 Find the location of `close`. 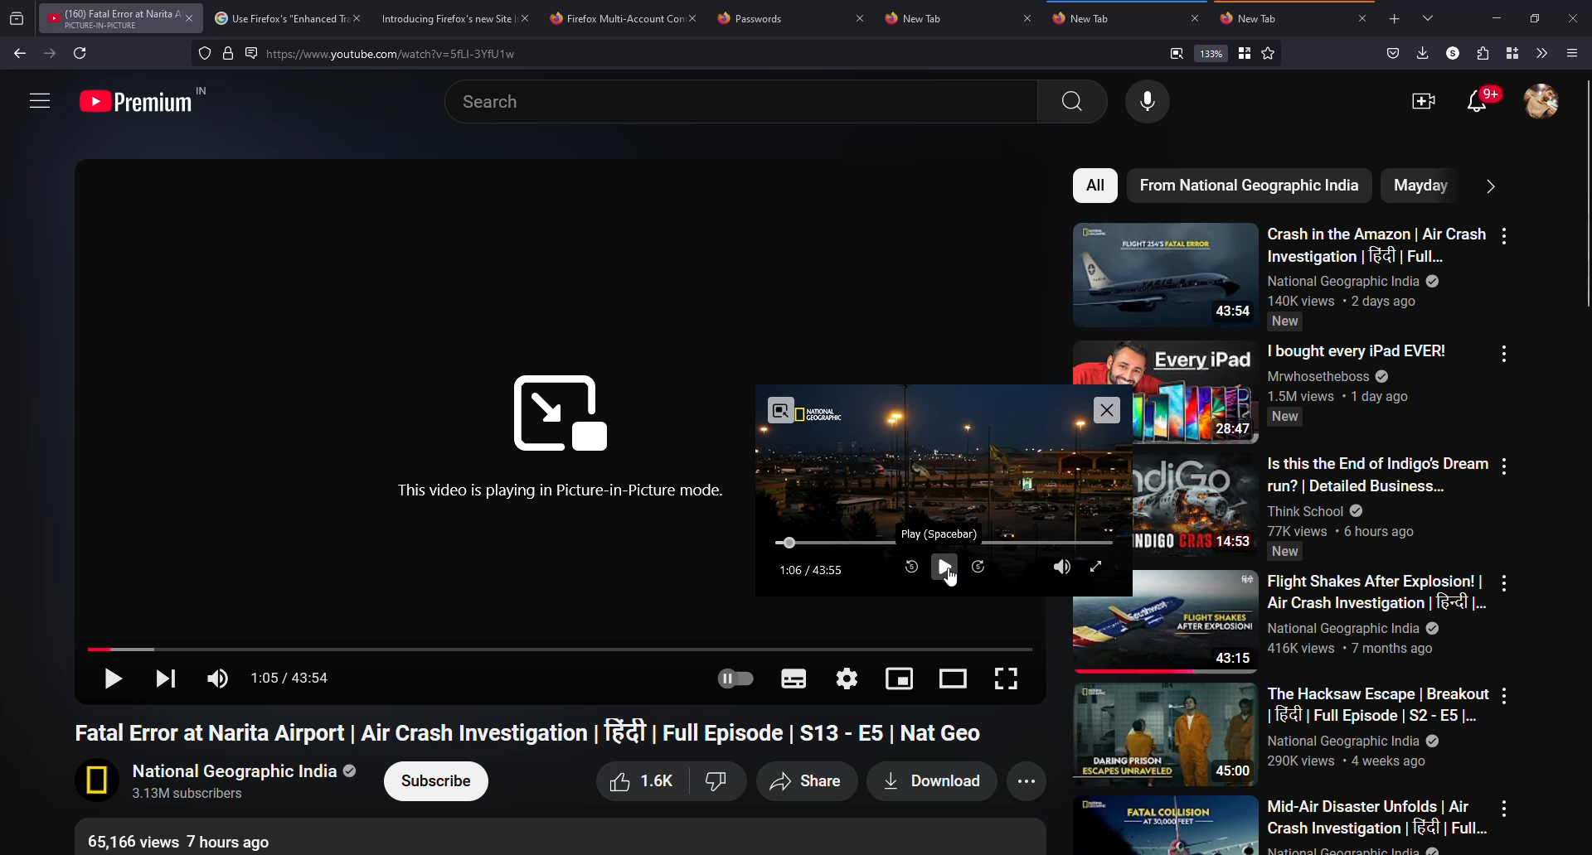

close is located at coordinates (1028, 17).